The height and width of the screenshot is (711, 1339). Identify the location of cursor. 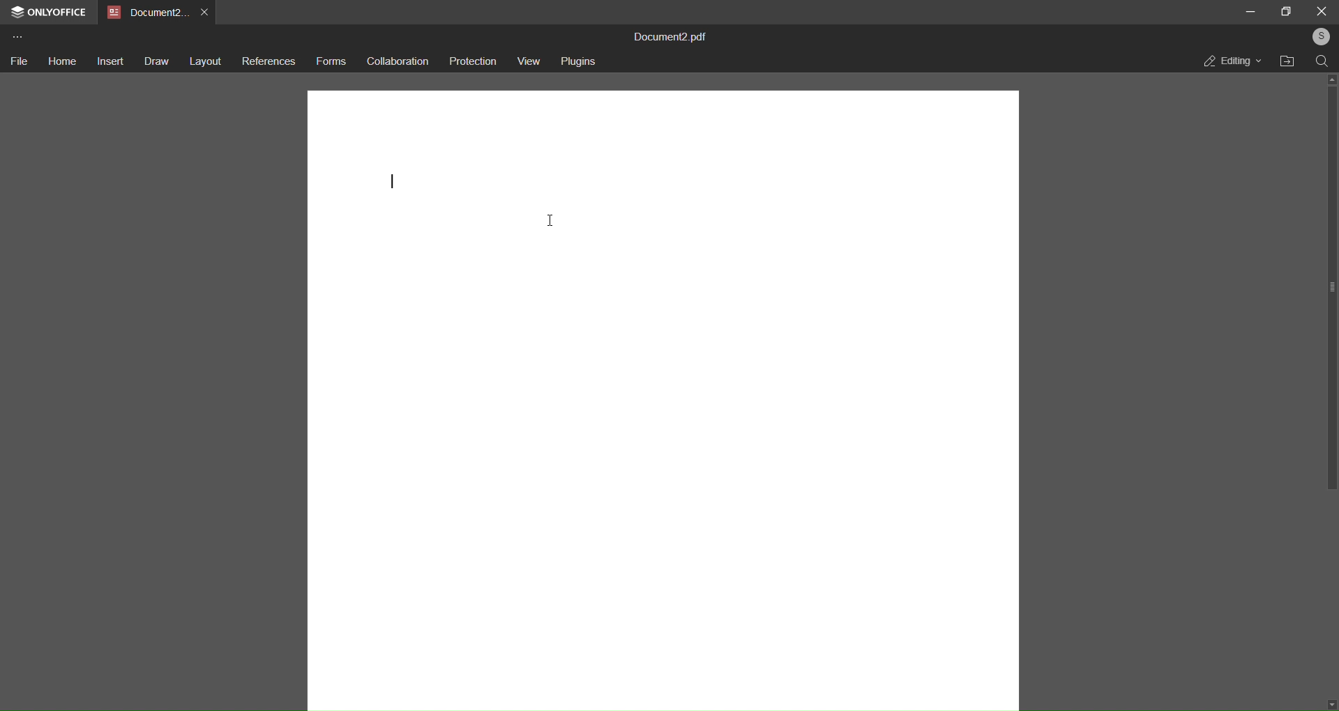
(550, 222).